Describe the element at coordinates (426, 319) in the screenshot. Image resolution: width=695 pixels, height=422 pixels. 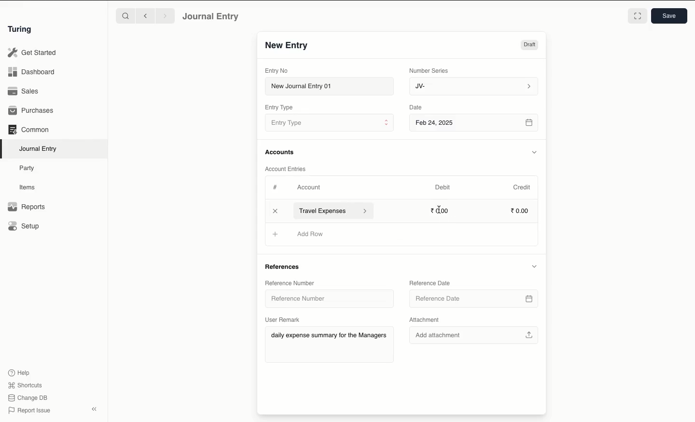
I see `Attachment` at that location.